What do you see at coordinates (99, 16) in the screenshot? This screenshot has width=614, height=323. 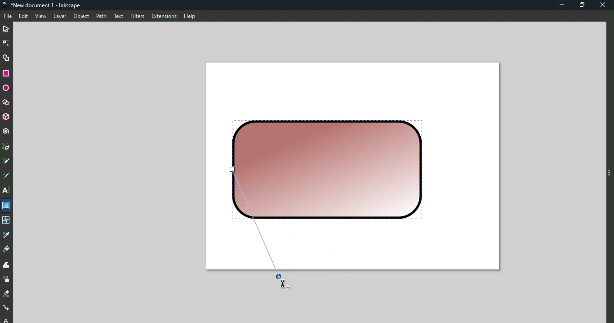 I see `Path` at bounding box center [99, 16].